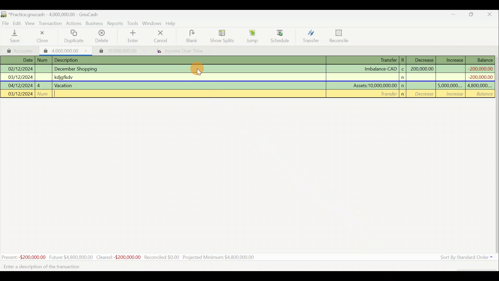  I want to click on Transaction, so click(51, 23).